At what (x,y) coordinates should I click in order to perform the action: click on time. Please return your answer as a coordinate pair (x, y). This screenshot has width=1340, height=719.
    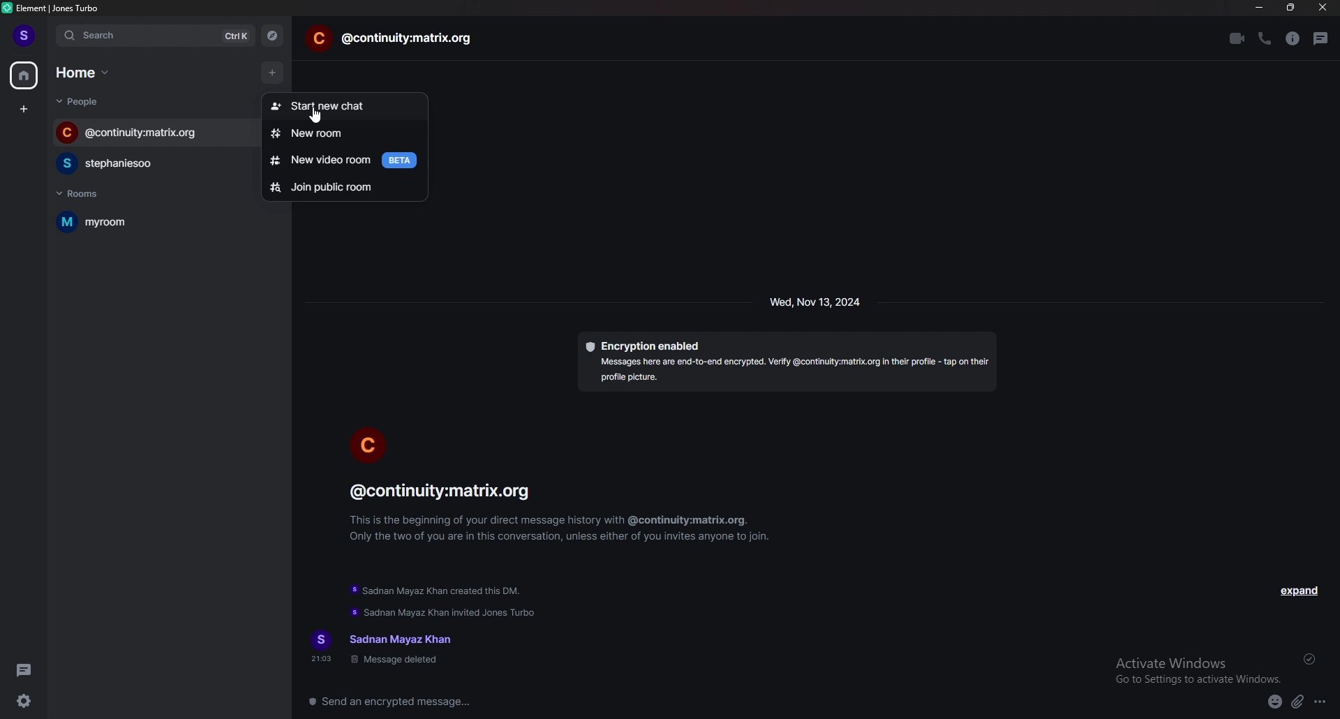
    Looking at the image, I should click on (817, 302).